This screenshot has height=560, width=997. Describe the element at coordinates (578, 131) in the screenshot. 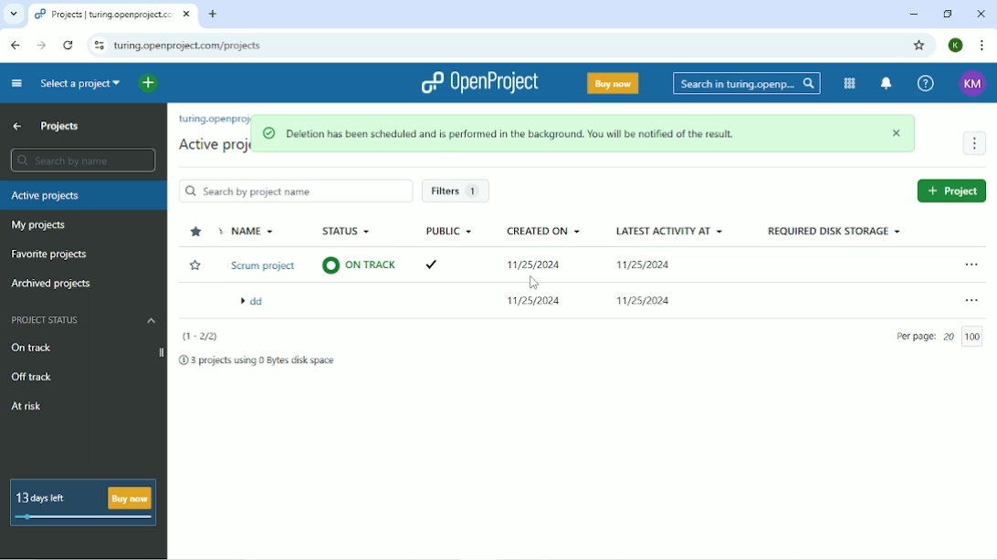

I see `Deletion has been scheduled and is performed in the background. You will ne notified of the result. ` at that location.